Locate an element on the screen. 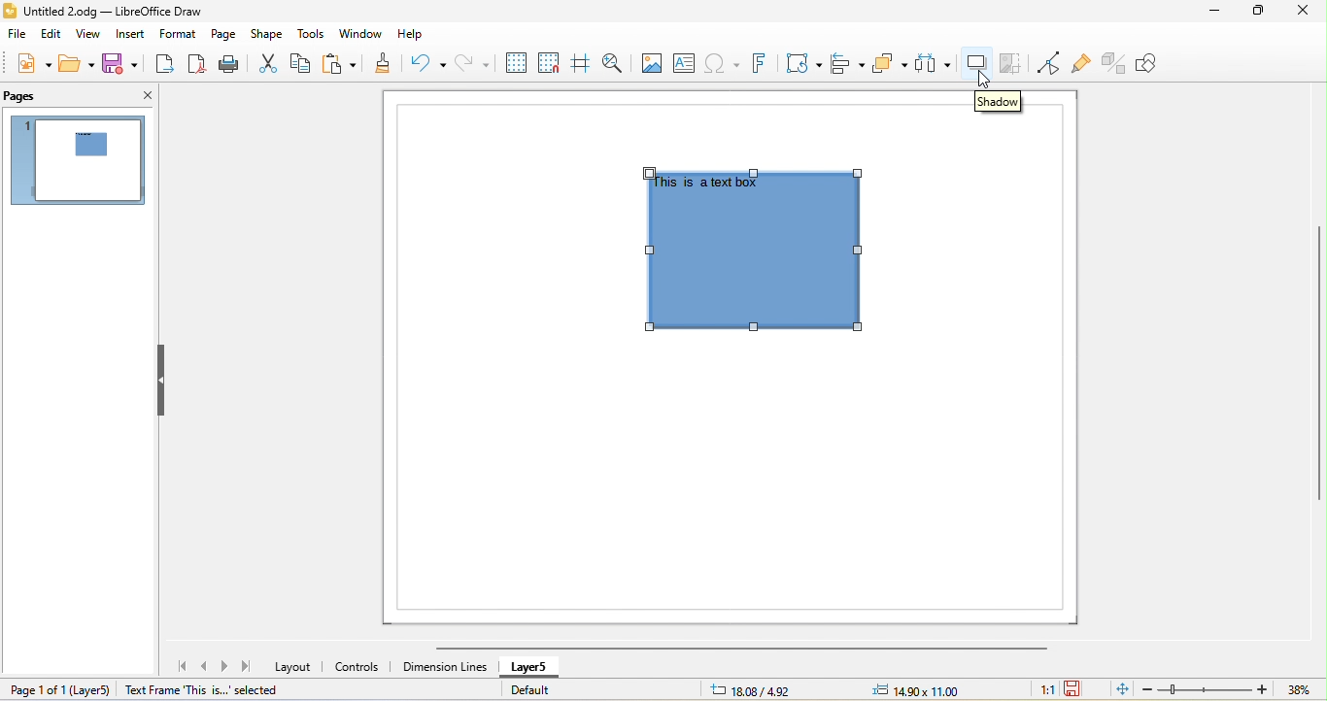 This screenshot has height=701, width=1327. view is located at coordinates (91, 36).